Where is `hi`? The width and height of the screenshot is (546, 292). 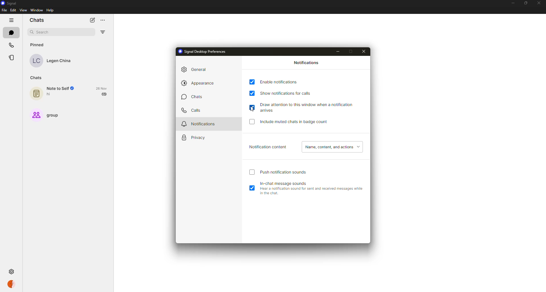 hi is located at coordinates (50, 94).